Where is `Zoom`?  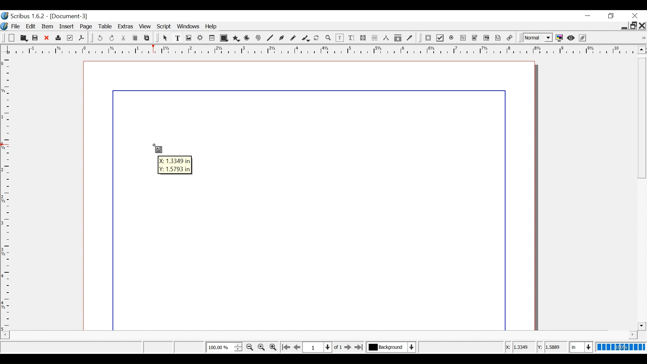 Zoom is located at coordinates (328, 39).